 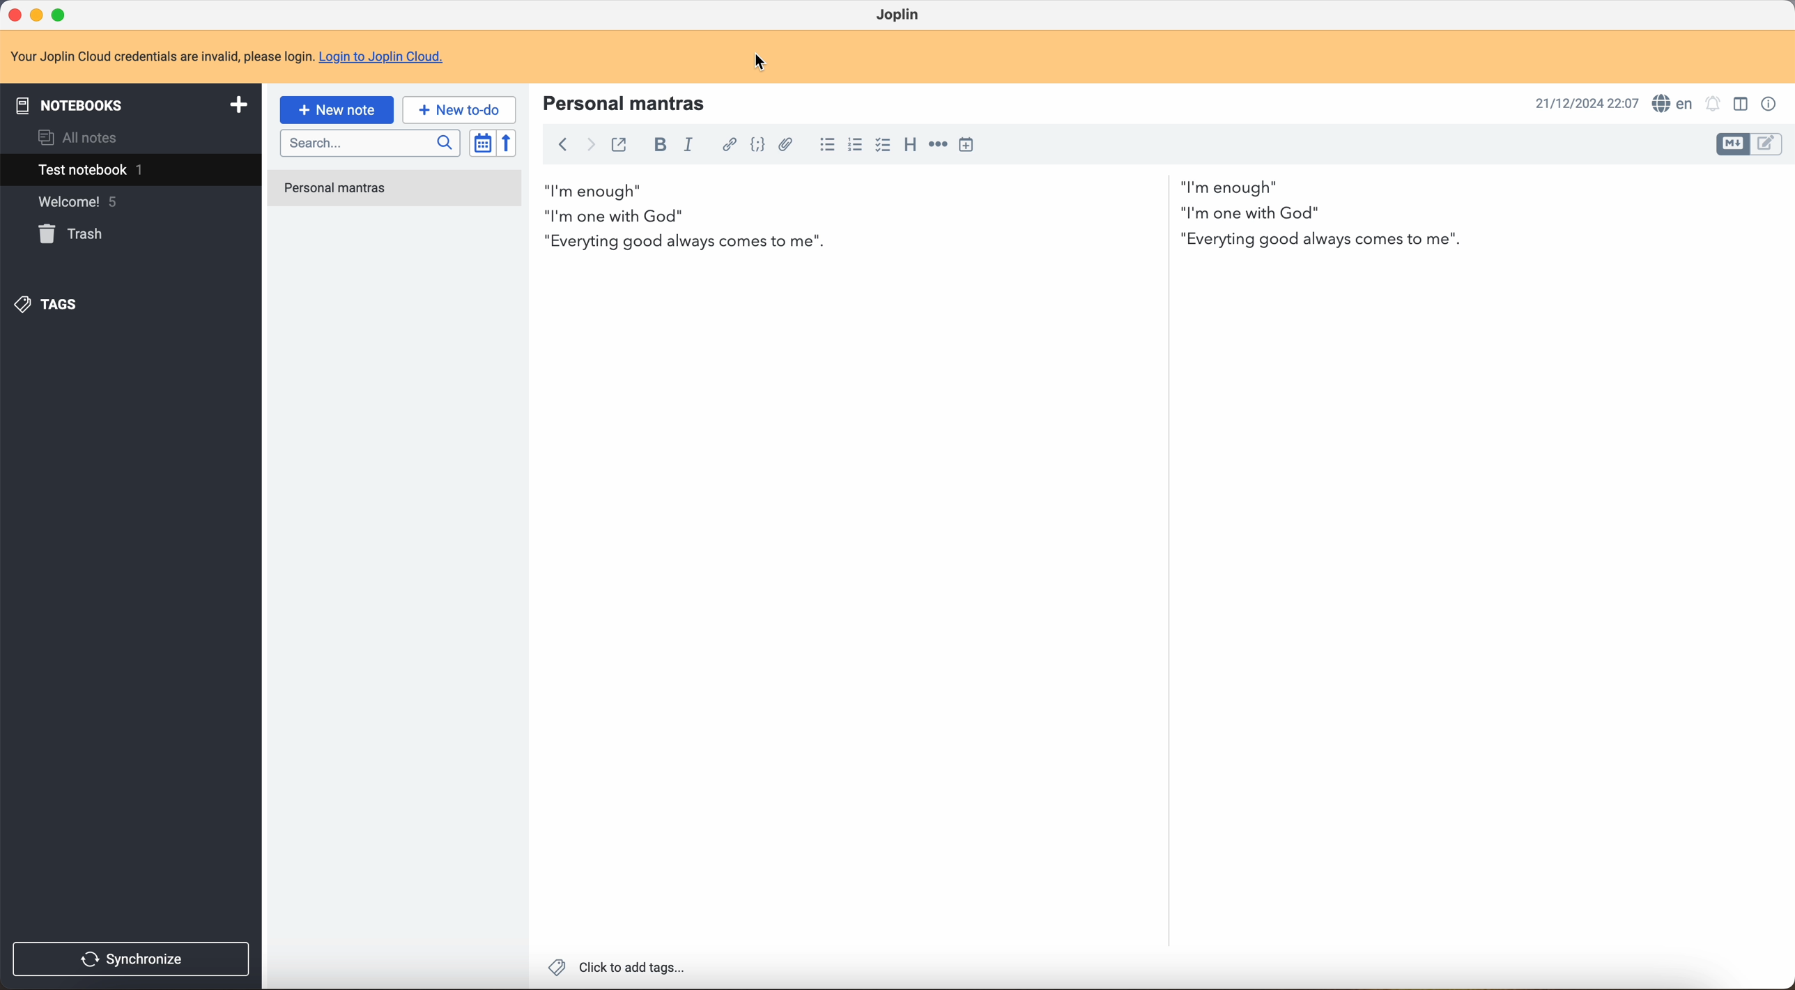 I want to click on bulleted list, so click(x=826, y=144).